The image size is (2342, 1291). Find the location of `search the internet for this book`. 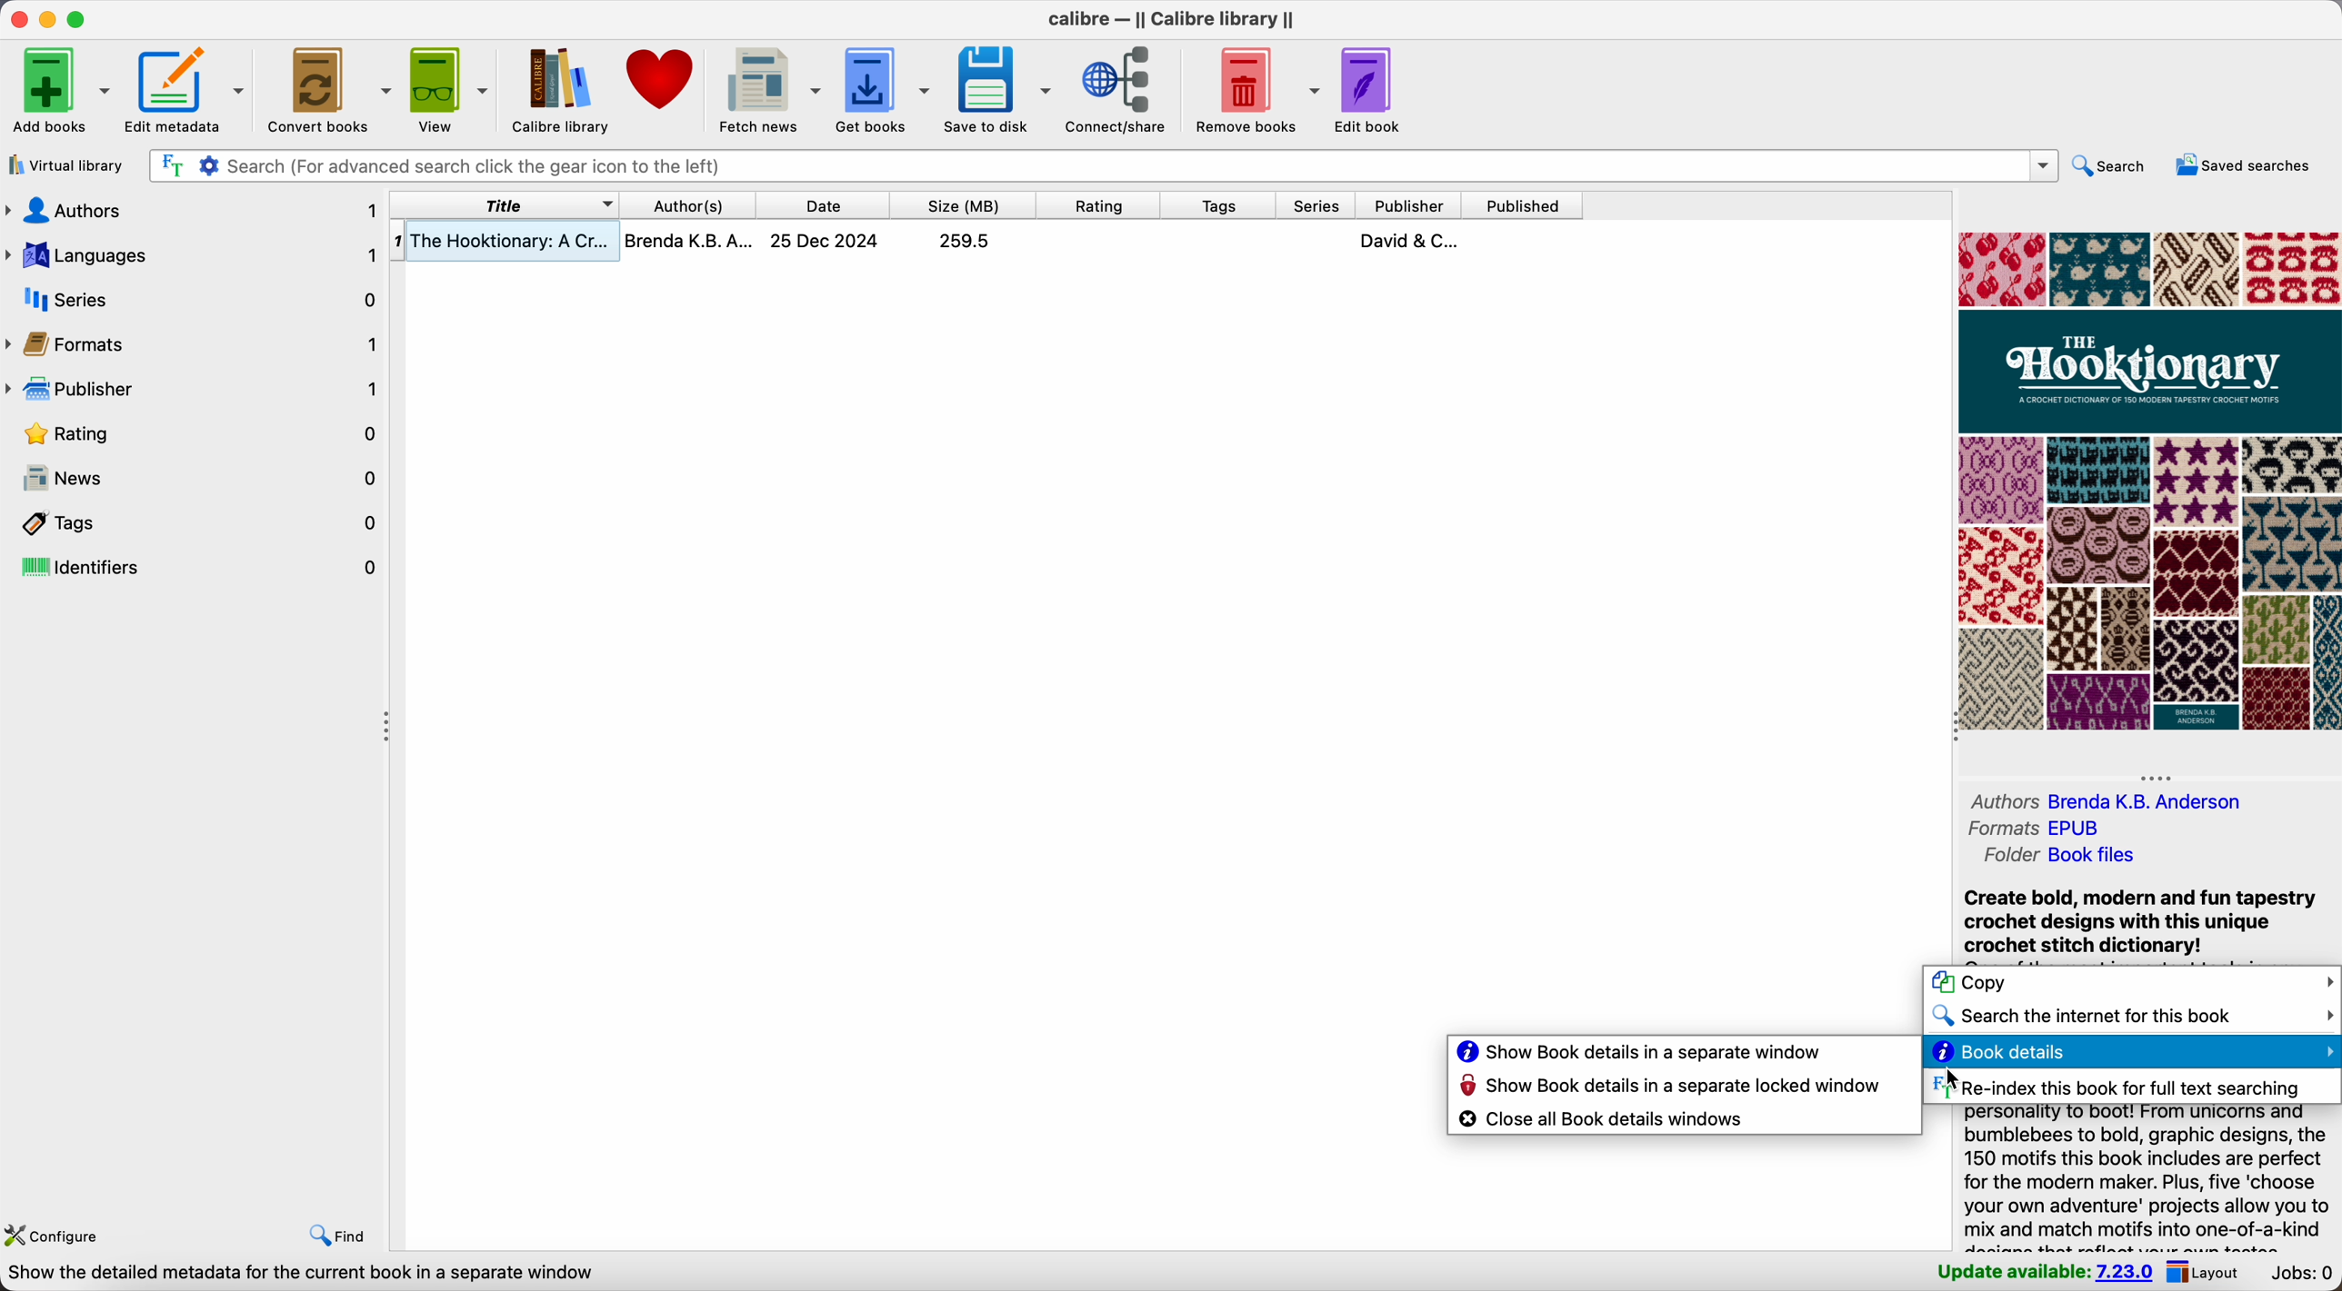

search the internet for this book is located at coordinates (2131, 1018).